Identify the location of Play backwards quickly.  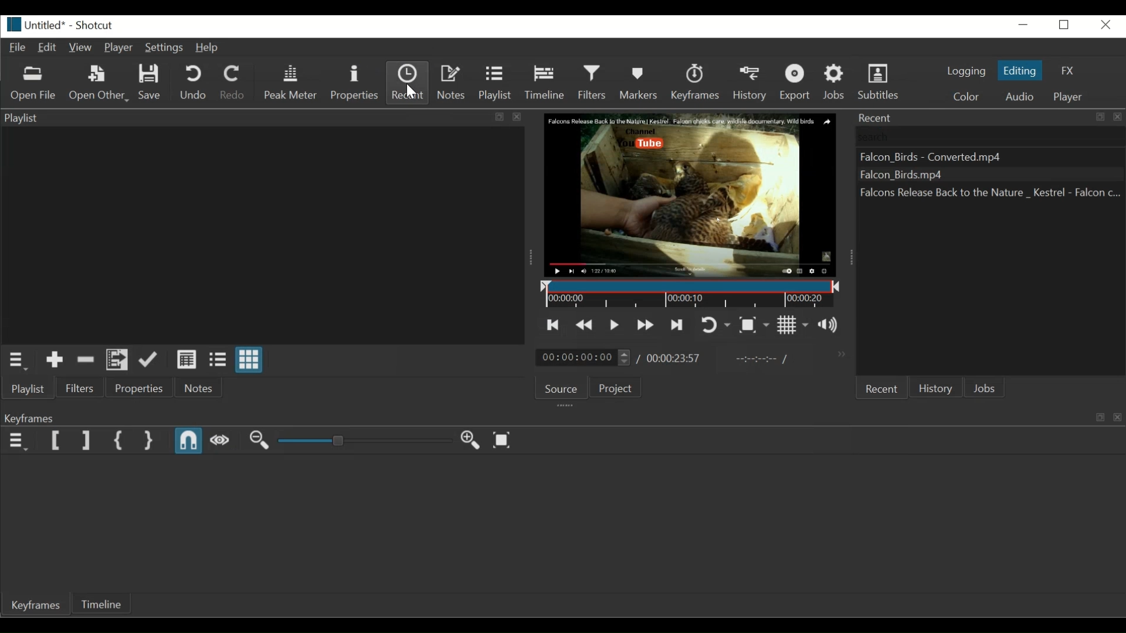
(585, 325).